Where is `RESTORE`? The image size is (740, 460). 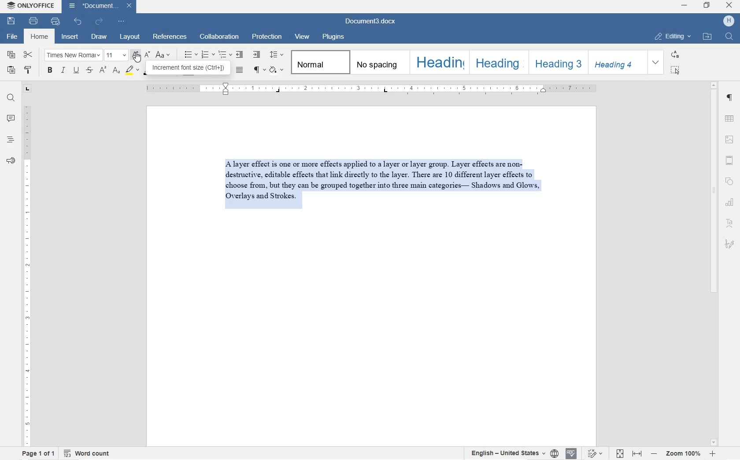
RESTORE is located at coordinates (707, 6).